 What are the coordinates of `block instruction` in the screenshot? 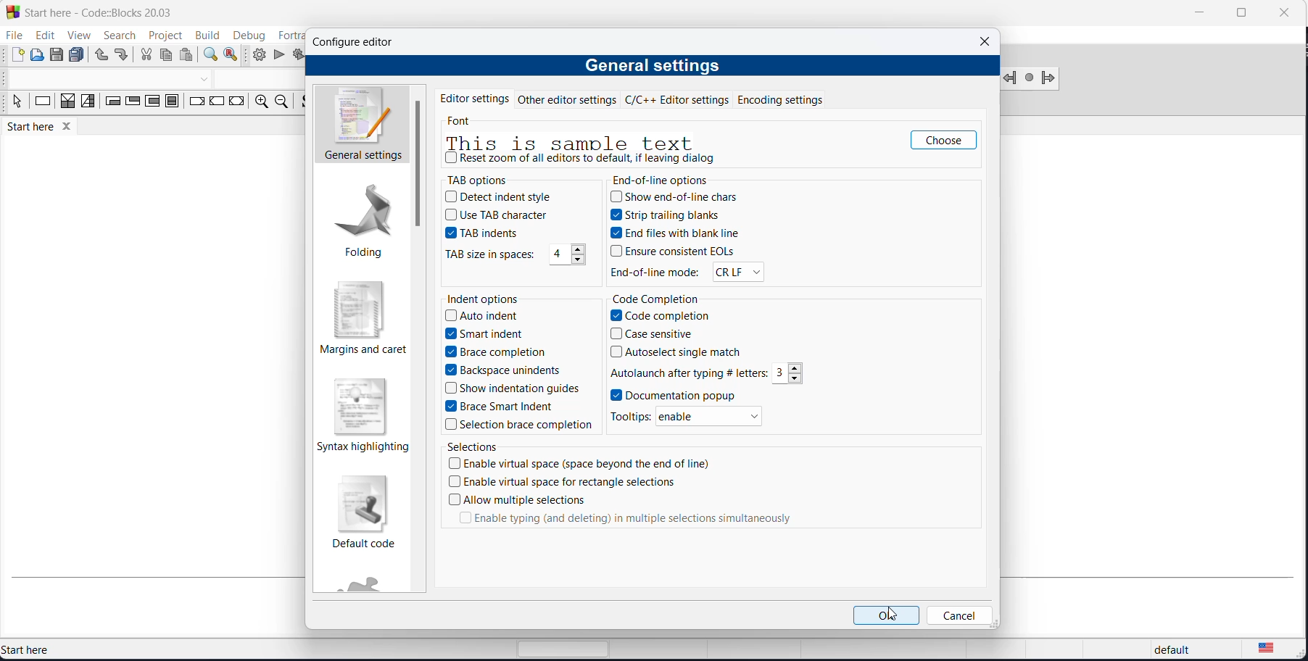 It's located at (171, 102).